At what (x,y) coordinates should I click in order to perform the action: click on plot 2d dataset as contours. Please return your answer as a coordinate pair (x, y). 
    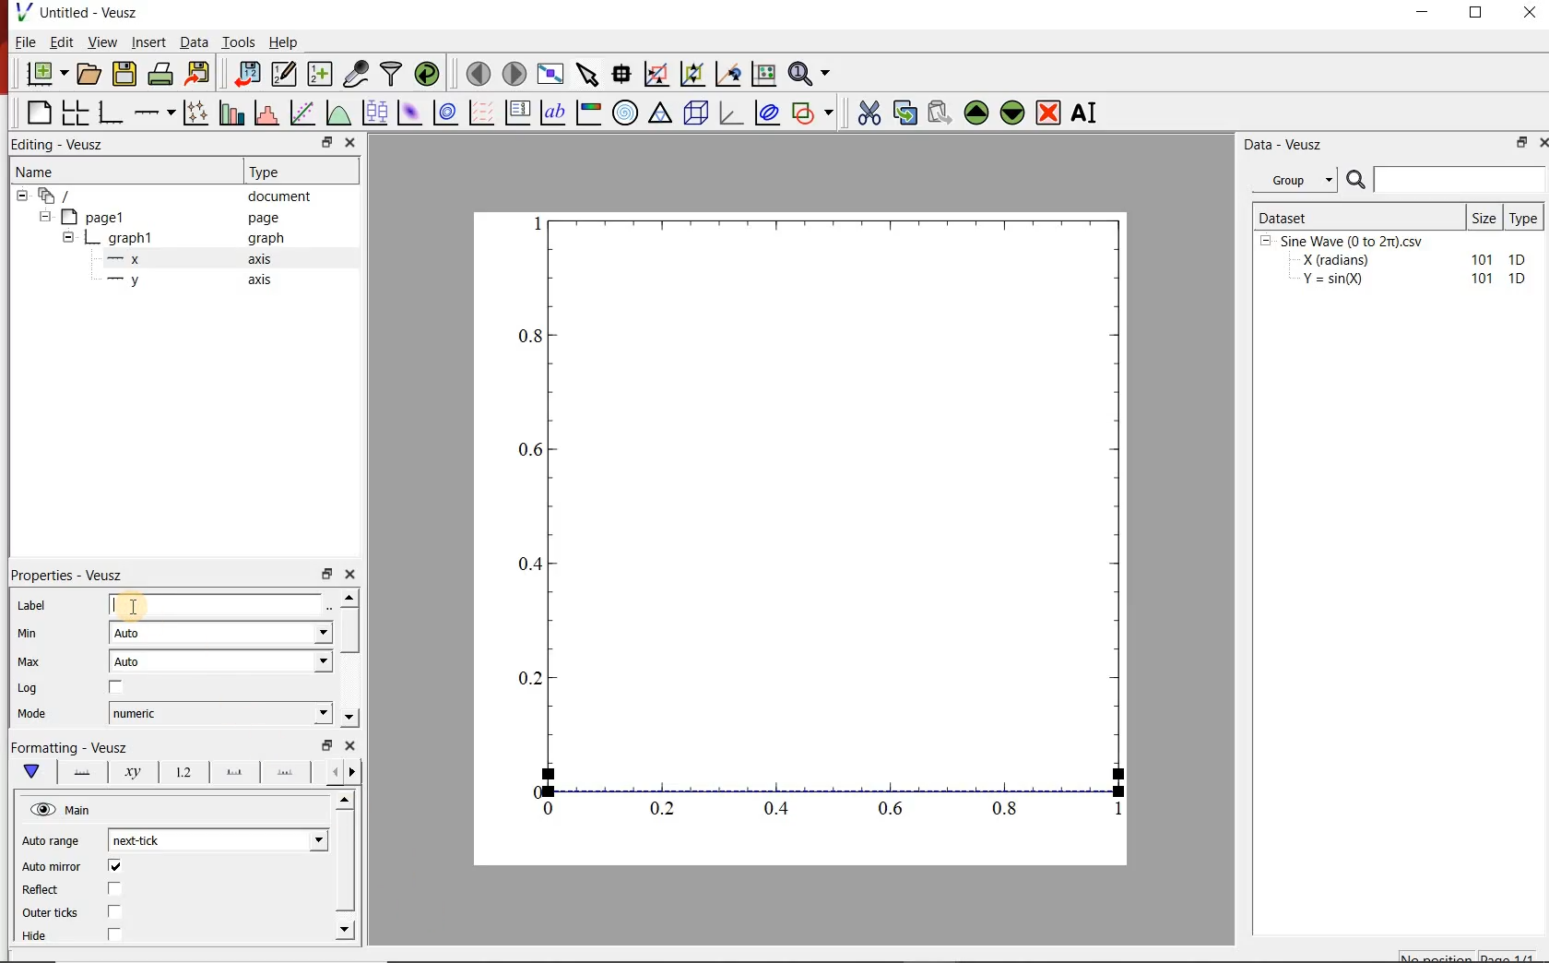
    Looking at the image, I should click on (445, 113).